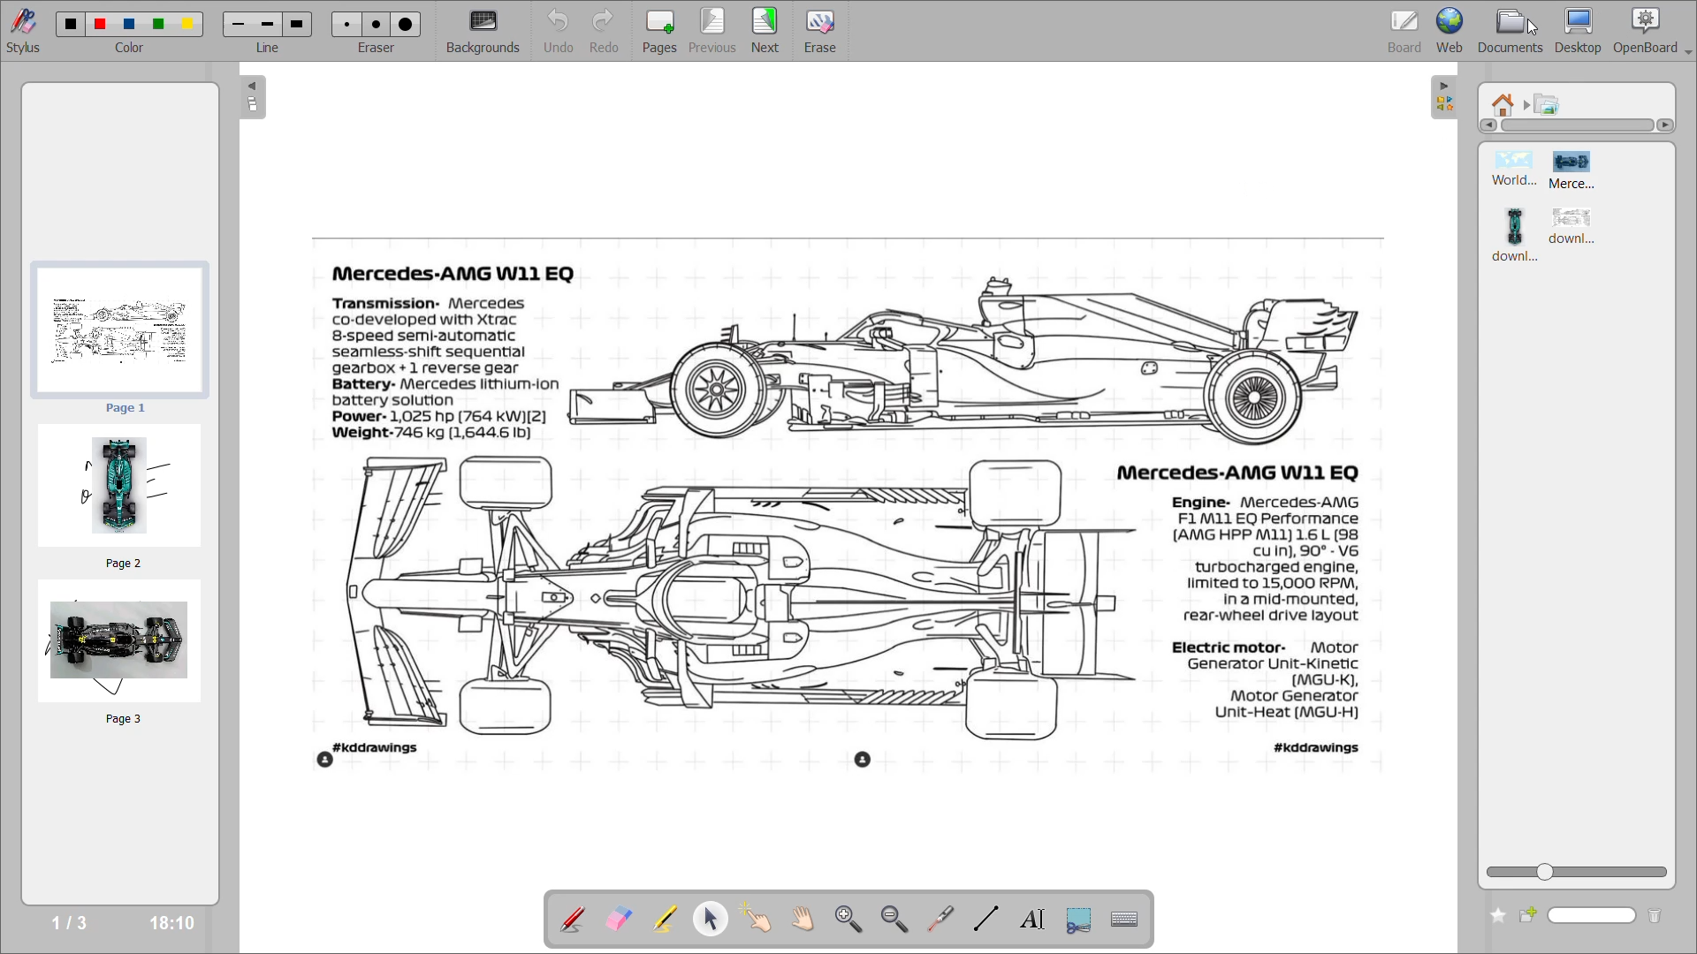  What do you see at coordinates (992, 919) in the screenshot?
I see `draw lines` at bounding box center [992, 919].